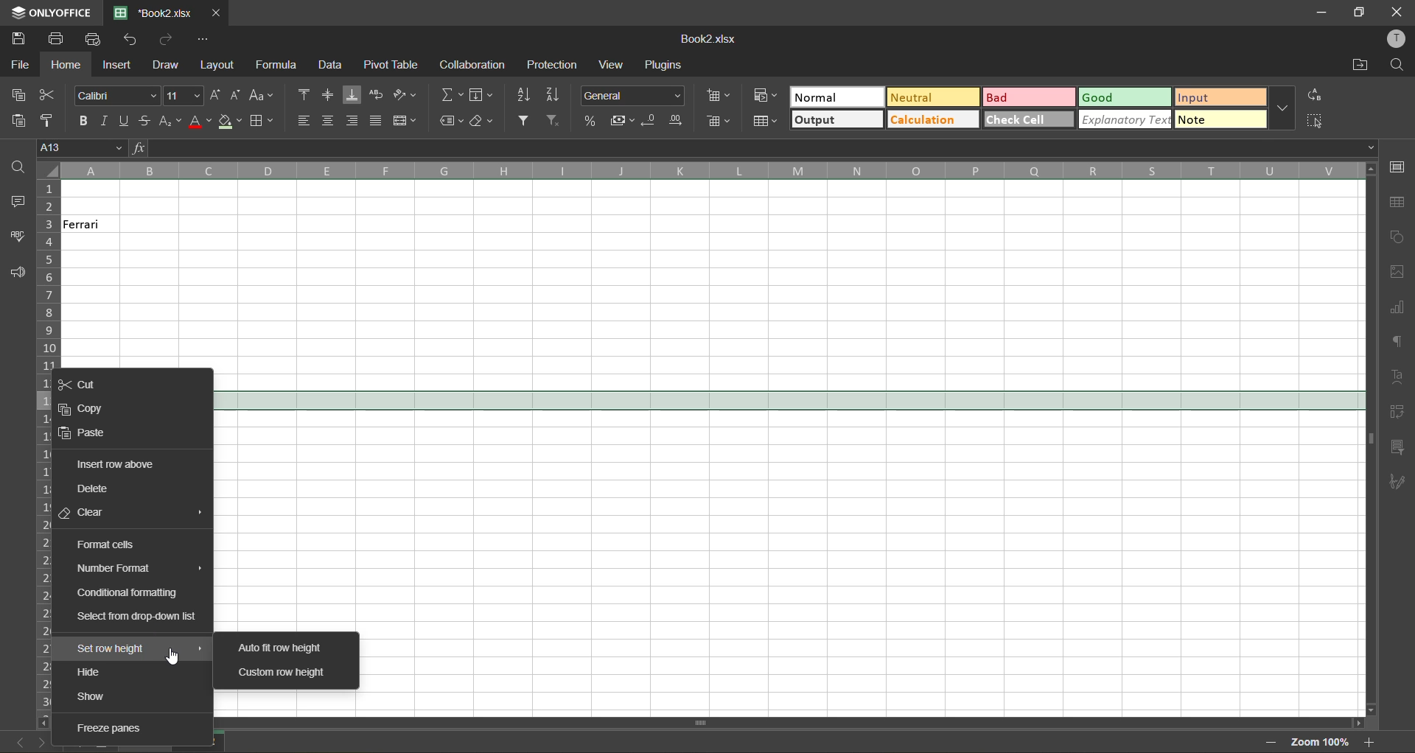 Image resolution: width=1415 pixels, height=753 pixels. Describe the element at coordinates (354, 119) in the screenshot. I see `align right` at that location.